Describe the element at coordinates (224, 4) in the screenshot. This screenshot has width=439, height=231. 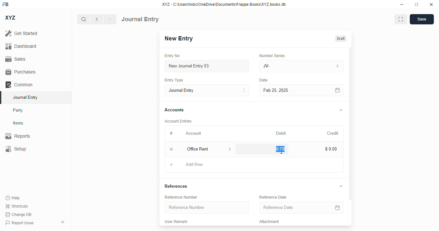
I see `XYZ - C:\Users\hsbc\OneDrive\Documents\Frappe Books\XYZ books.db` at that location.